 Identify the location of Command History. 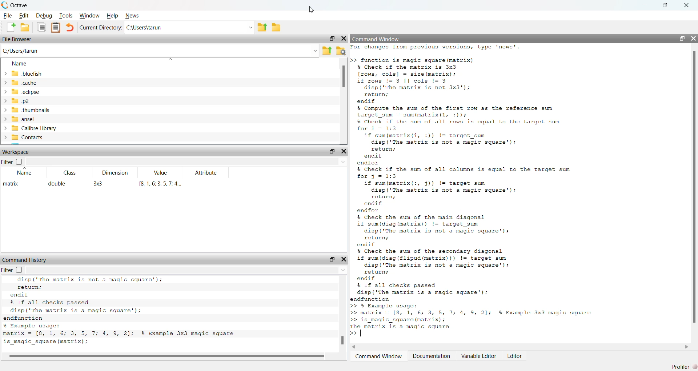
(25, 260).